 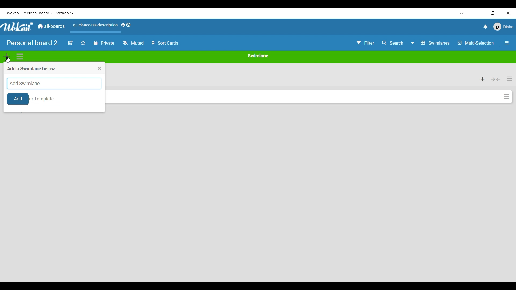 I want to click on Card options, so click(x=507, y=96).